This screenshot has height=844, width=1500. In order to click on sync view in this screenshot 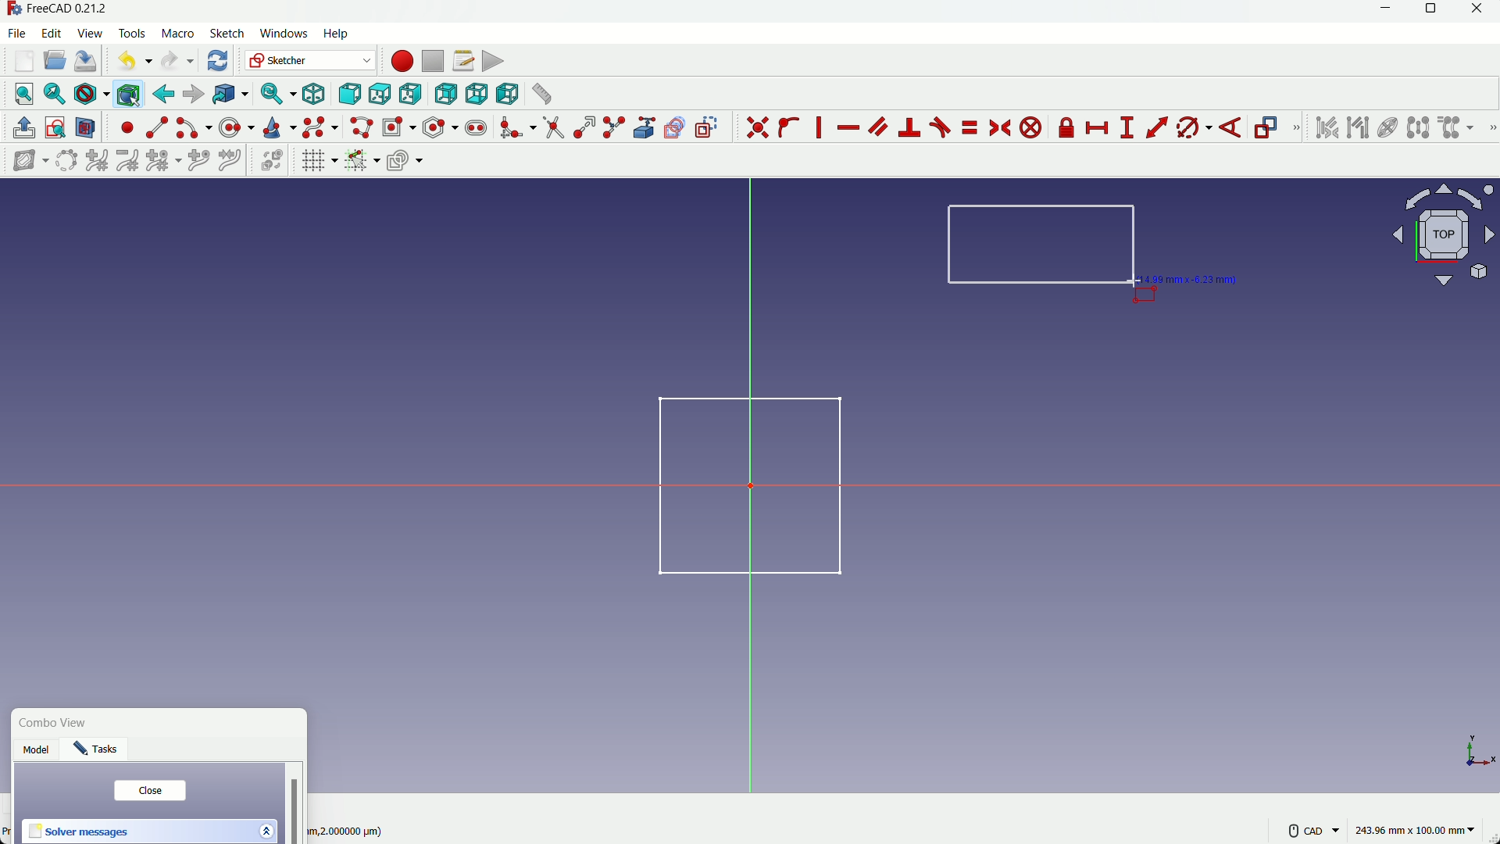, I will do `click(275, 95)`.